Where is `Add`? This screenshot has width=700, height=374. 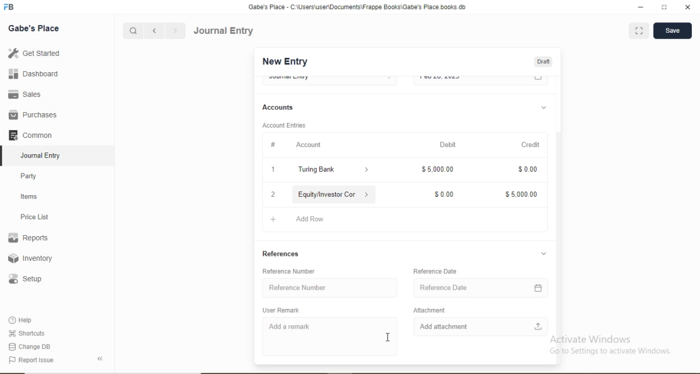
Add is located at coordinates (273, 219).